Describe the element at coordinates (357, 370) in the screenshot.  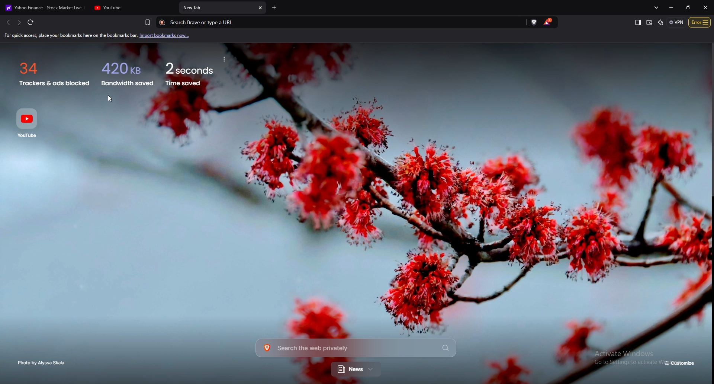
I see `news` at that location.